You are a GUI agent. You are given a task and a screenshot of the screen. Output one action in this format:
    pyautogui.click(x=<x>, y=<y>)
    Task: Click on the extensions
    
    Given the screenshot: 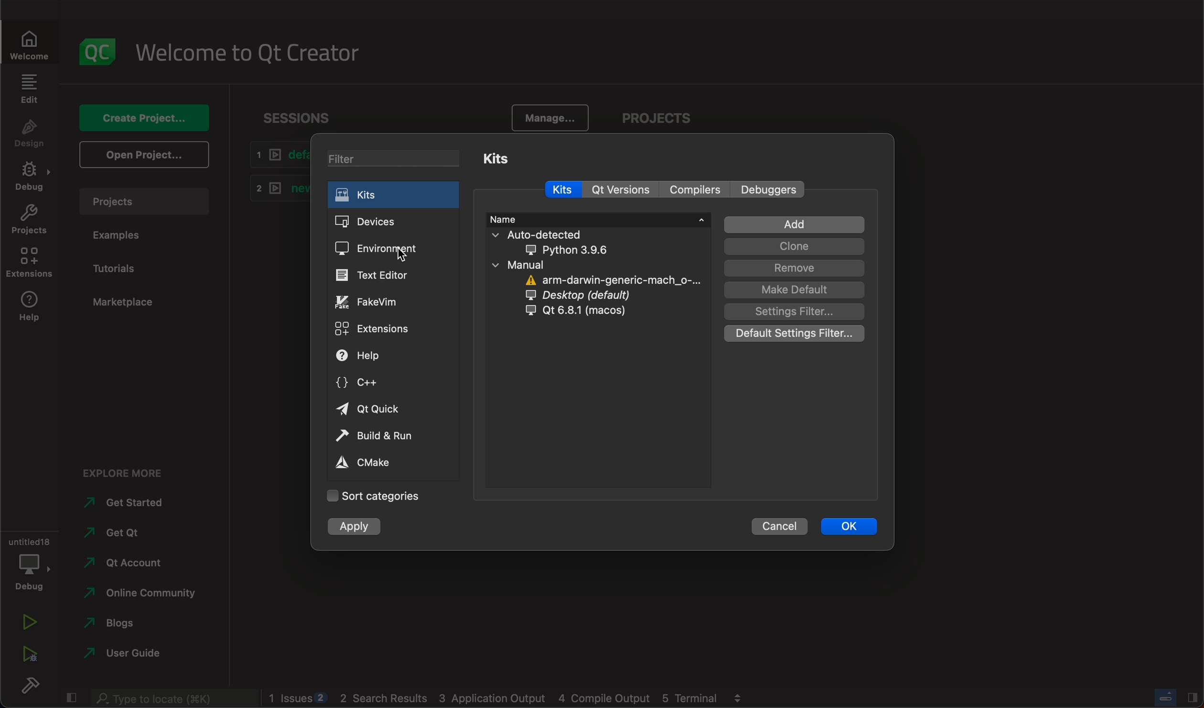 What is the action you would take?
    pyautogui.click(x=379, y=327)
    